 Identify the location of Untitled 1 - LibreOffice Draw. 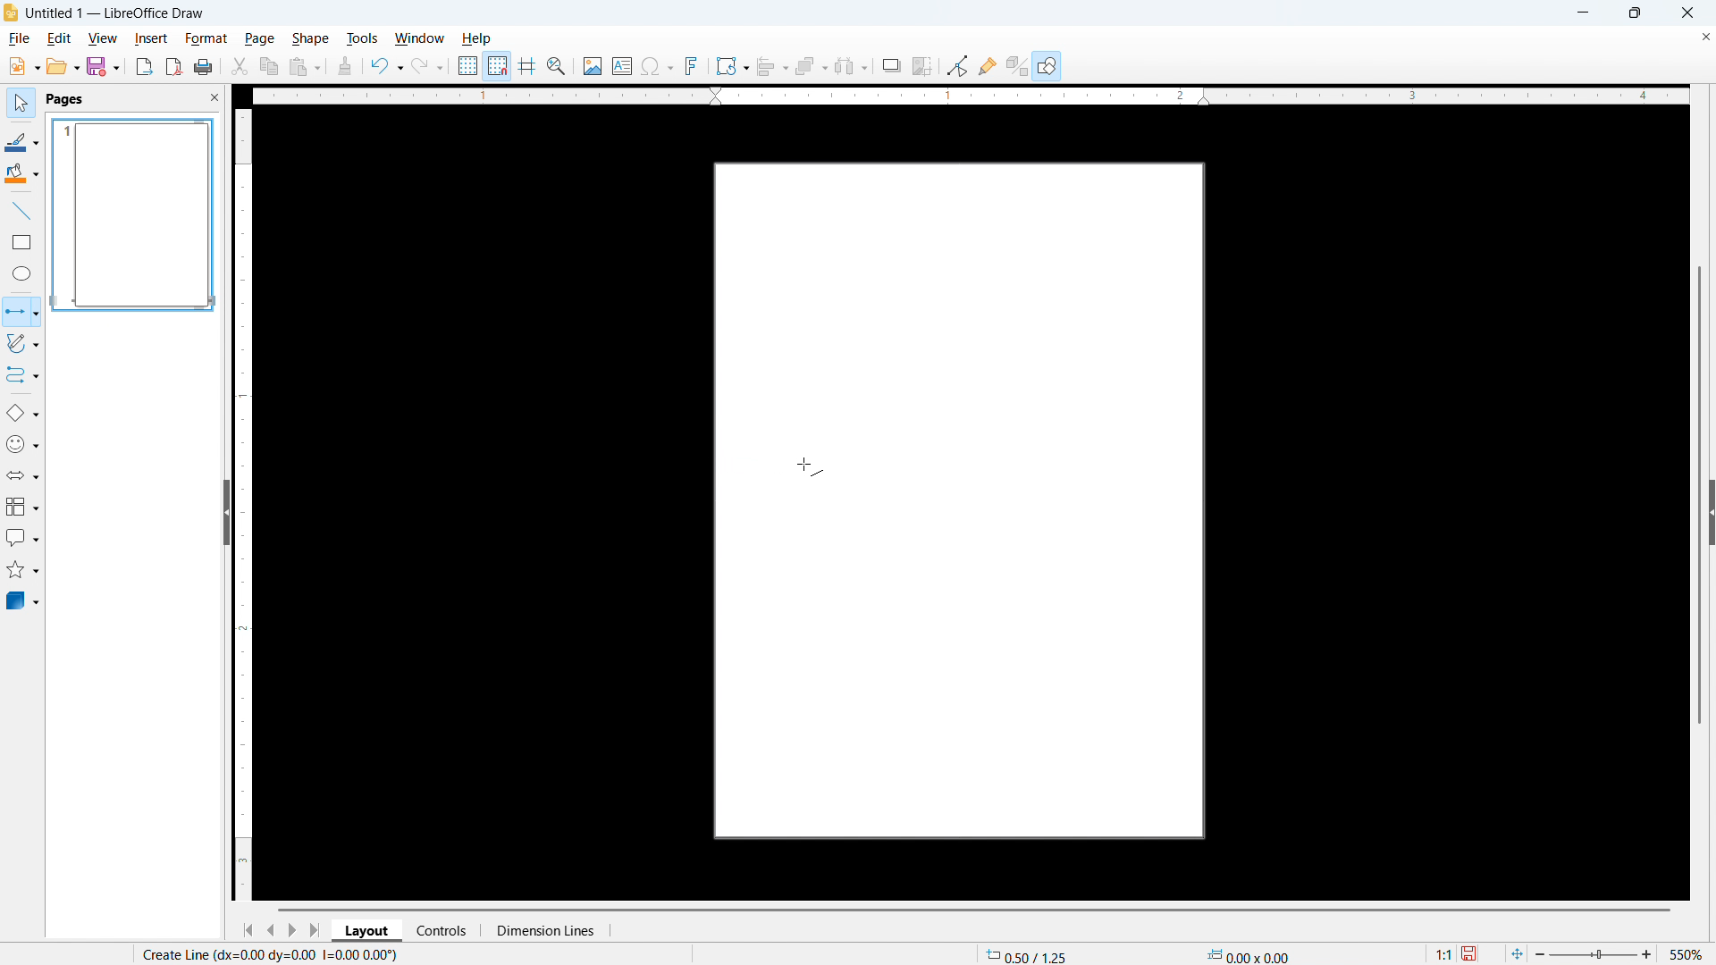
(116, 13).